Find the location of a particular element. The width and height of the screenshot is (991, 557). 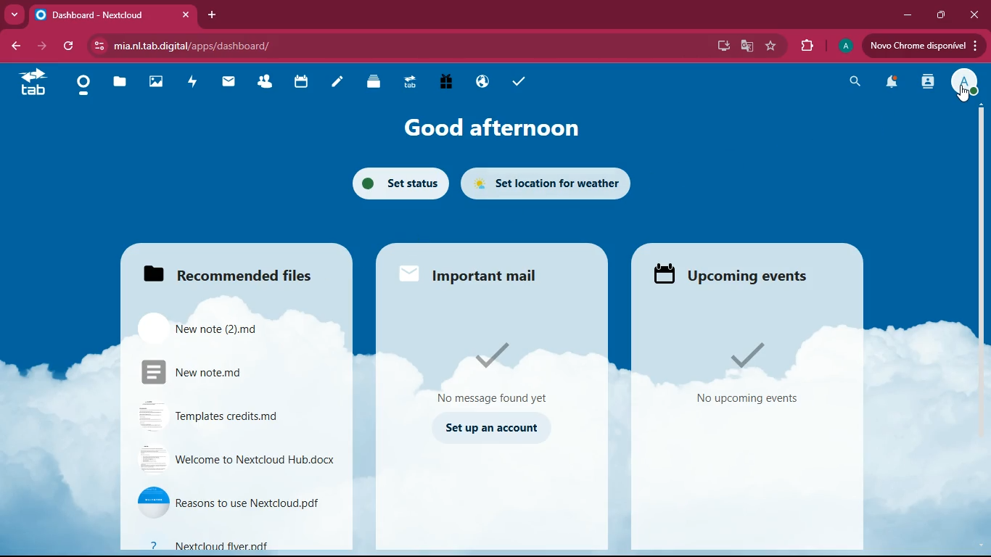

update is located at coordinates (923, 46).